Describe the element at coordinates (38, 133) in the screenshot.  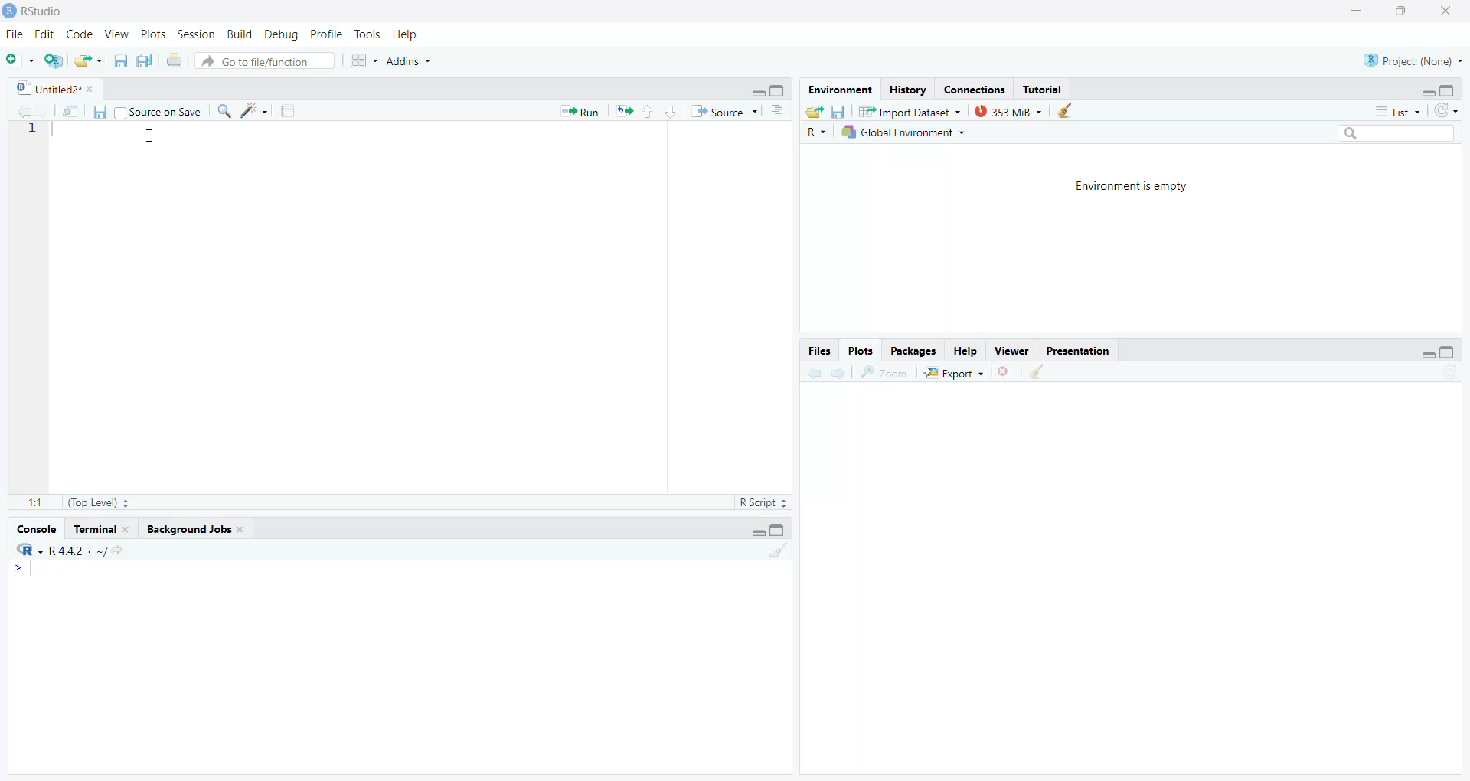
I see `1` at that location.